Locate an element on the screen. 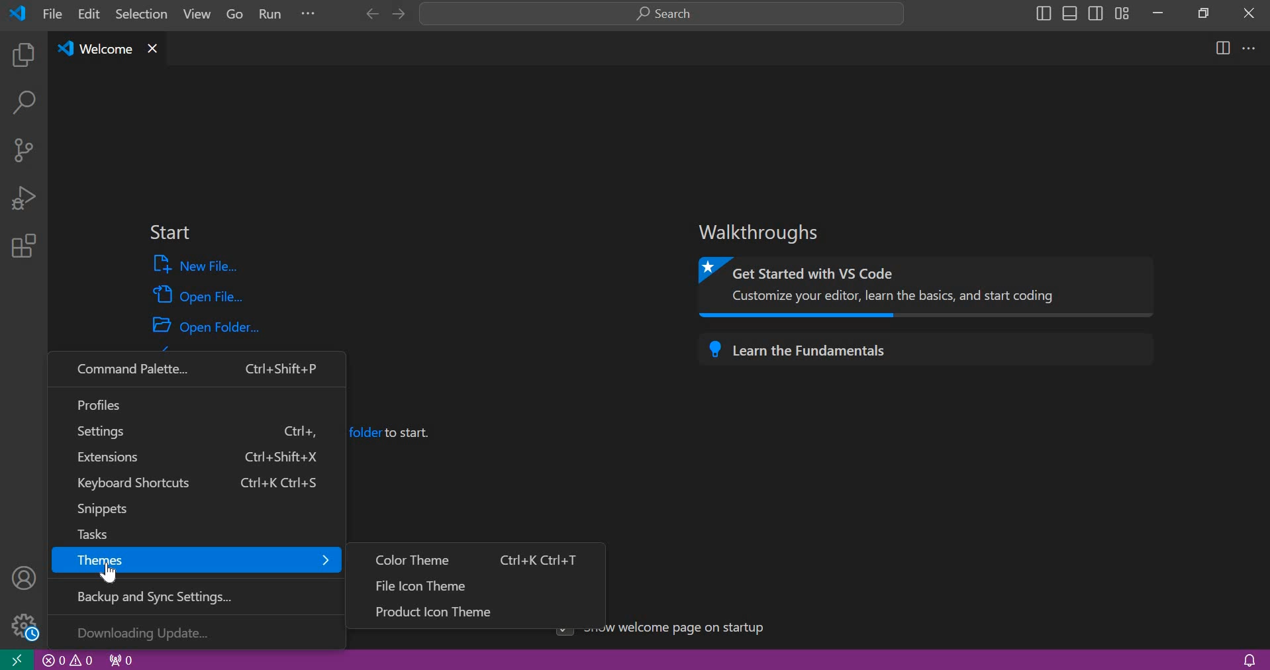 This screenshot has height=670, width=1270. get started with VS Code is located at coordinates (930, 287).